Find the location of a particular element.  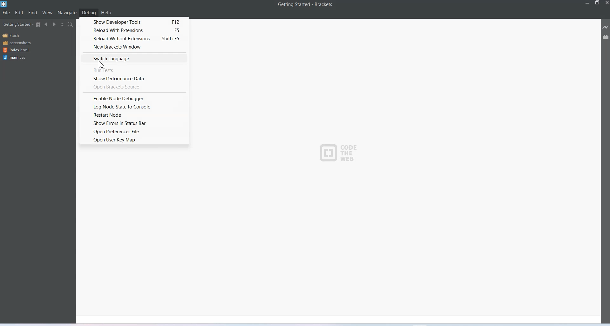

Show in the file tree is located at coordinates (38, 24).